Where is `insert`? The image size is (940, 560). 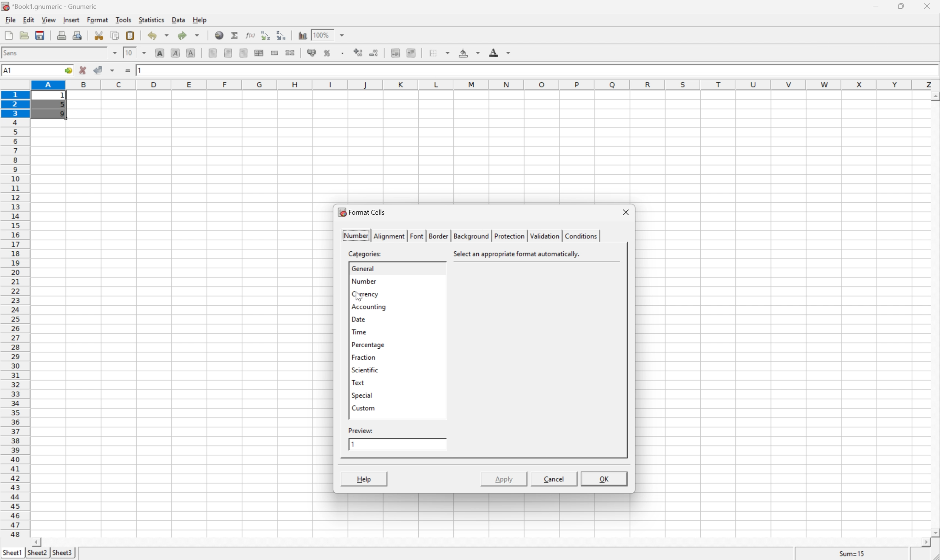
insert is located at coordinates (71, 19).